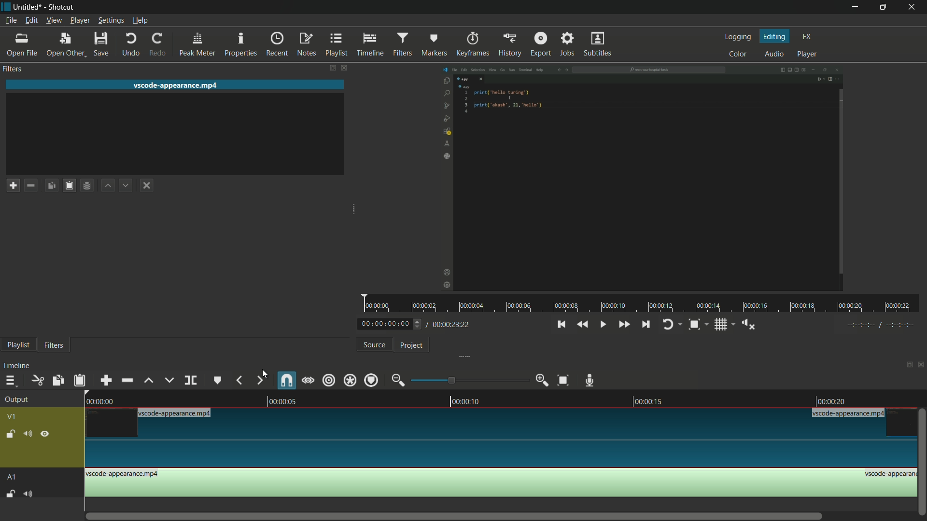 The width and height of the screenshot is (927, 521). What do you see at coordinates (855, 7) in the screenshot?
I see `minimize` at bounding box center [855, 7].